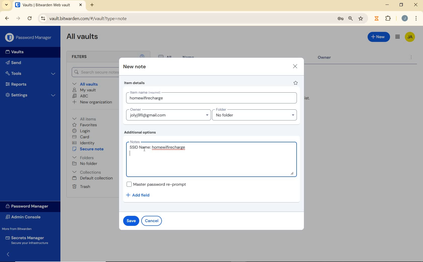 This screenshot has width=423, height=262. Describe the element at coordinates (93, 6) in the screenshot. I see `new tab` at that location.